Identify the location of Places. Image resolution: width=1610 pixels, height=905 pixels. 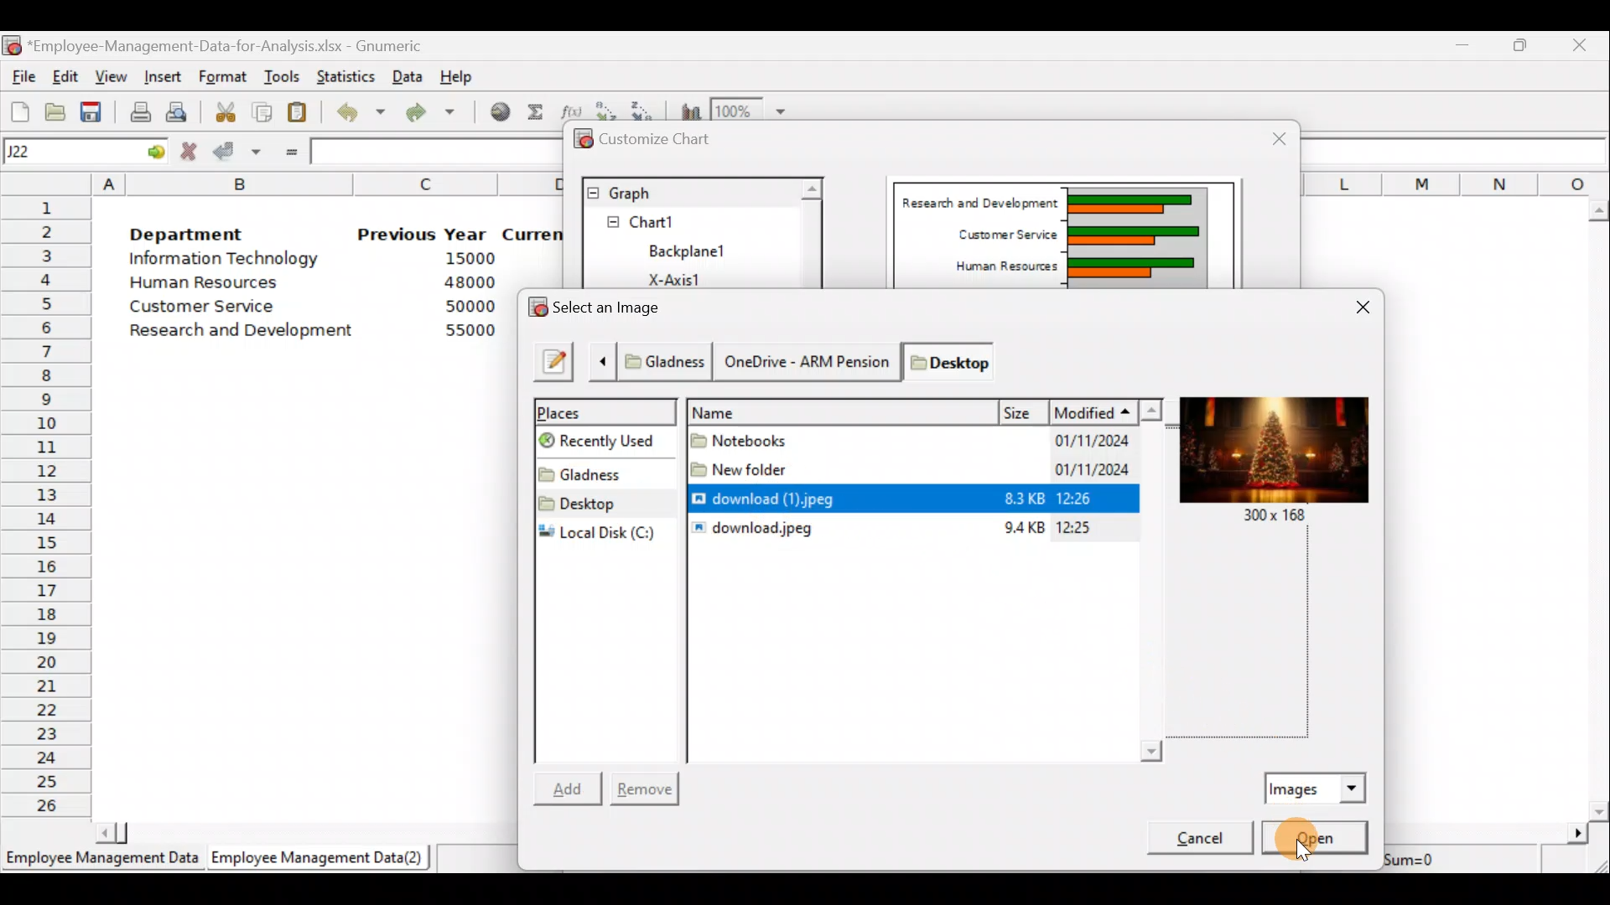
(607, 410).